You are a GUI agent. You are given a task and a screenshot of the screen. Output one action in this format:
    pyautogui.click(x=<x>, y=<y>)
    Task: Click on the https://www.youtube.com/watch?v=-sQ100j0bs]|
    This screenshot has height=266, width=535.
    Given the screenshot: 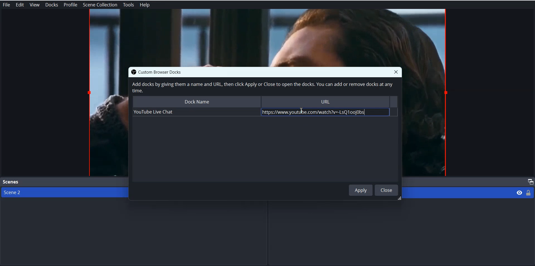 What is the action you would take?
    pyautogui.click(x=323, y=112)
    